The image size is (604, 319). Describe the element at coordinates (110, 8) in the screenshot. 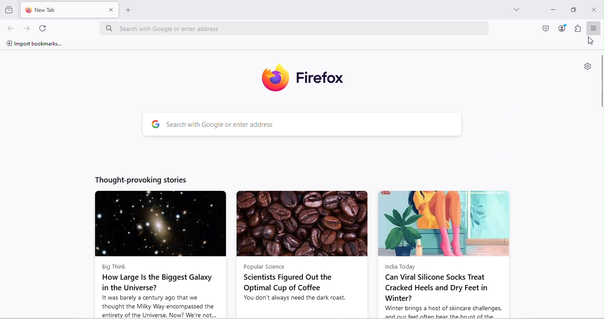

I see `close tab` at that location.